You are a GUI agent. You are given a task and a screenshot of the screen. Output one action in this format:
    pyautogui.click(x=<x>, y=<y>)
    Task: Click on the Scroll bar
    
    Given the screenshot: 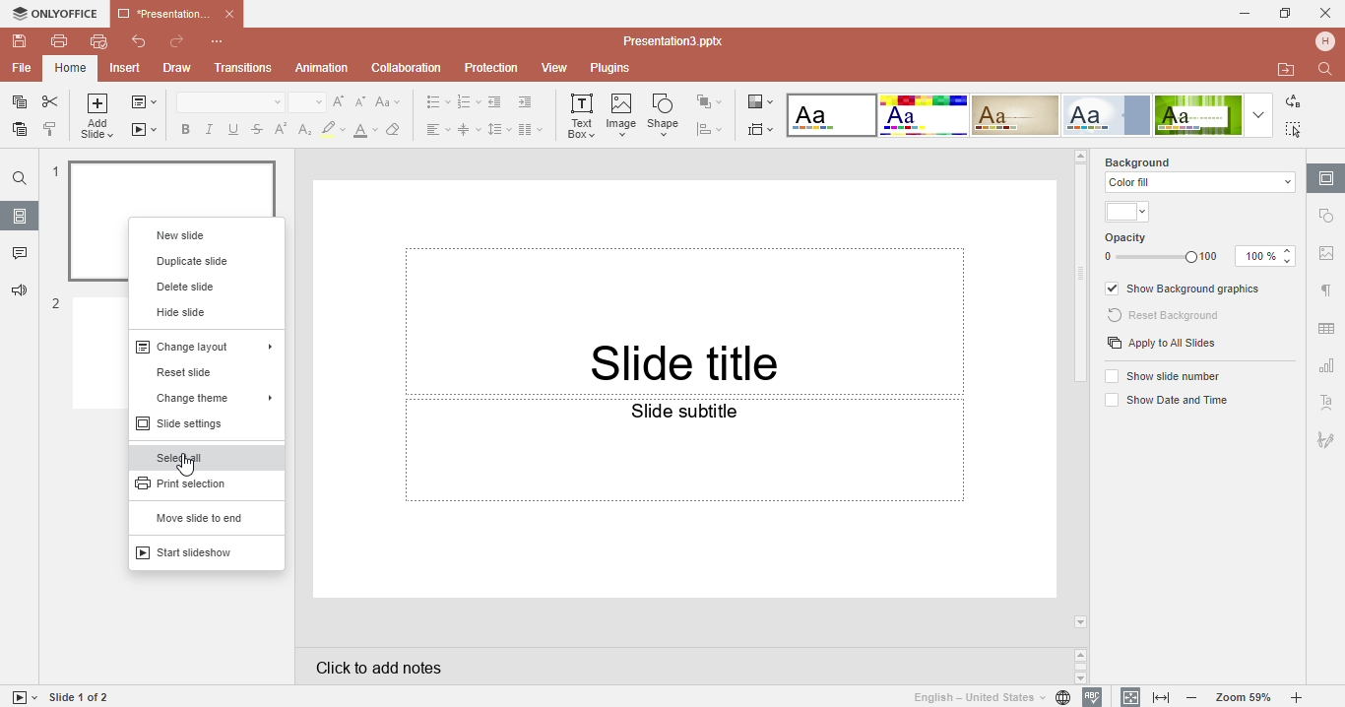 What is the action you would take?
    pyautogui.click(x=1082, y=277)
    